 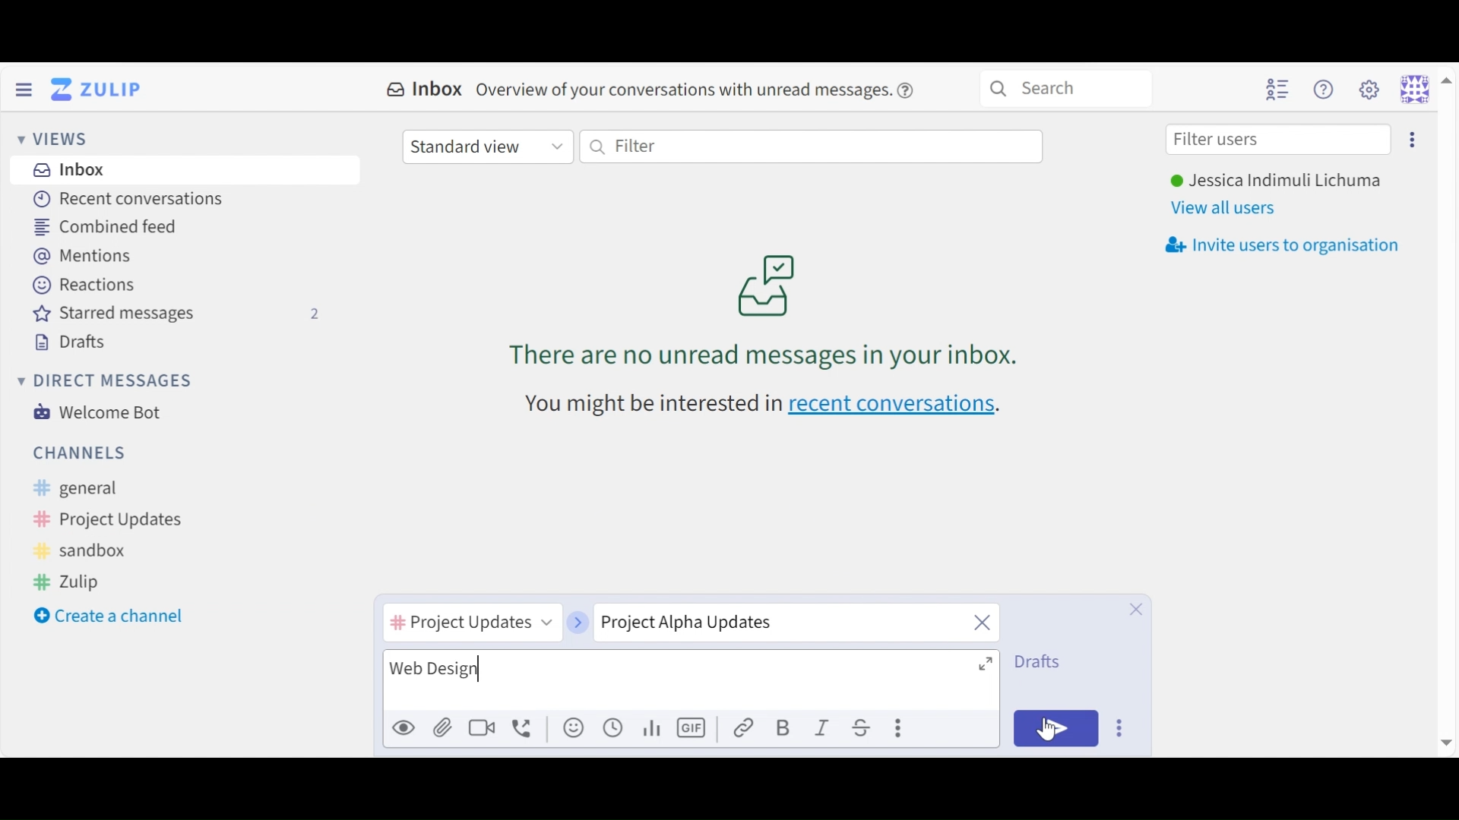 What do you see at coordinates (910, 90) in the screenshot?
I see `help` at bounding box center [910, 90].